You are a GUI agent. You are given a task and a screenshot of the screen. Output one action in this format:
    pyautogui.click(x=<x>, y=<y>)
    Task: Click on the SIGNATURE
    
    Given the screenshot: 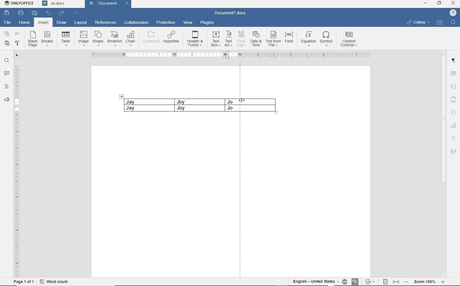 What is the action you would take?
    pyautogui.click(x=453, y=151)
    